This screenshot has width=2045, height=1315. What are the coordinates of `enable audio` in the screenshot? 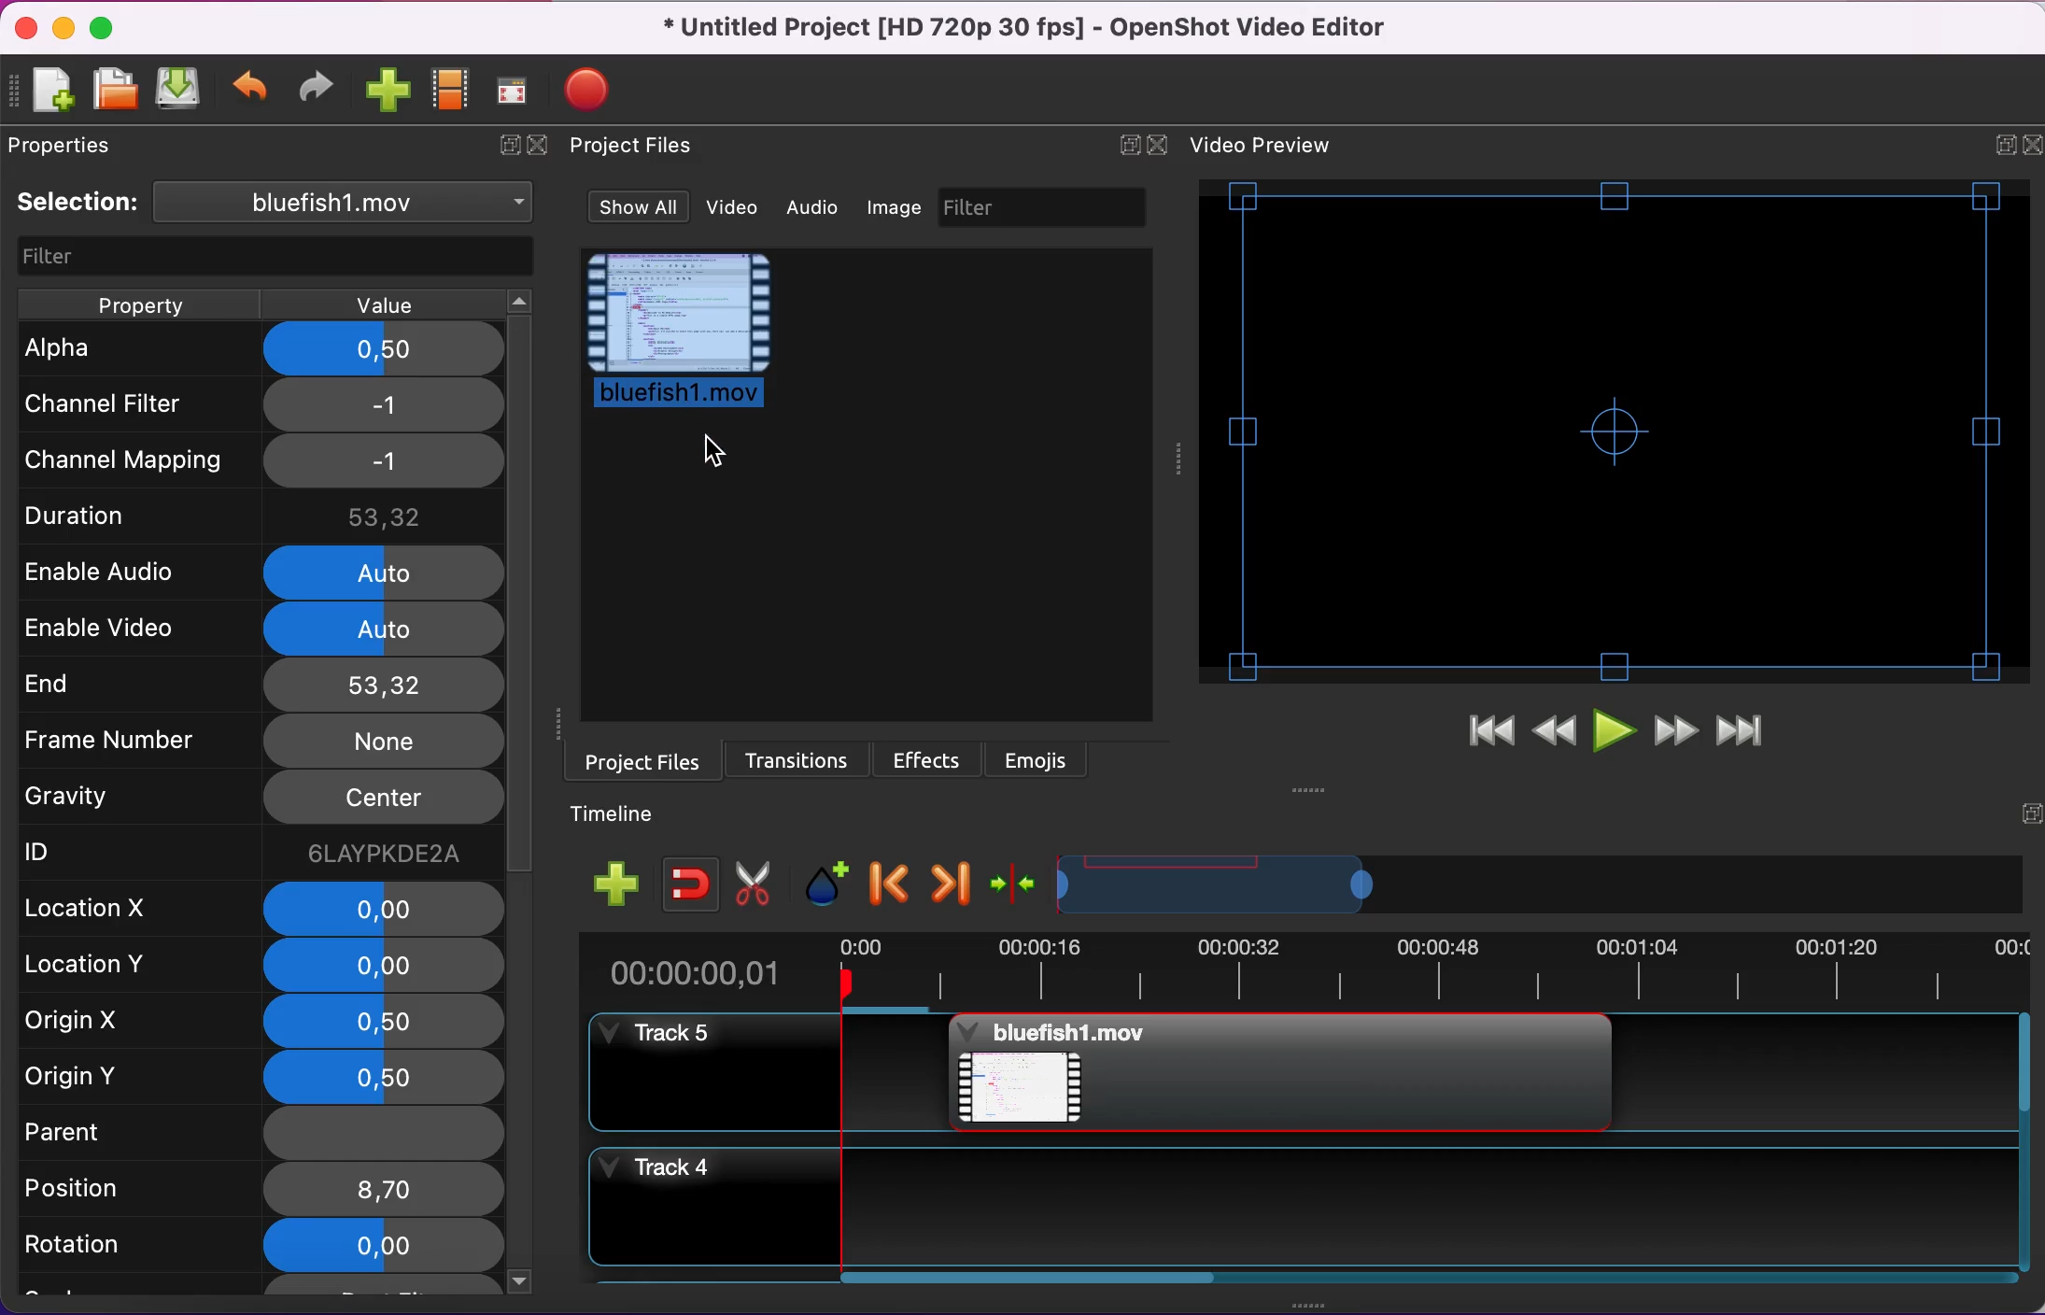 It's located at (139, 571).